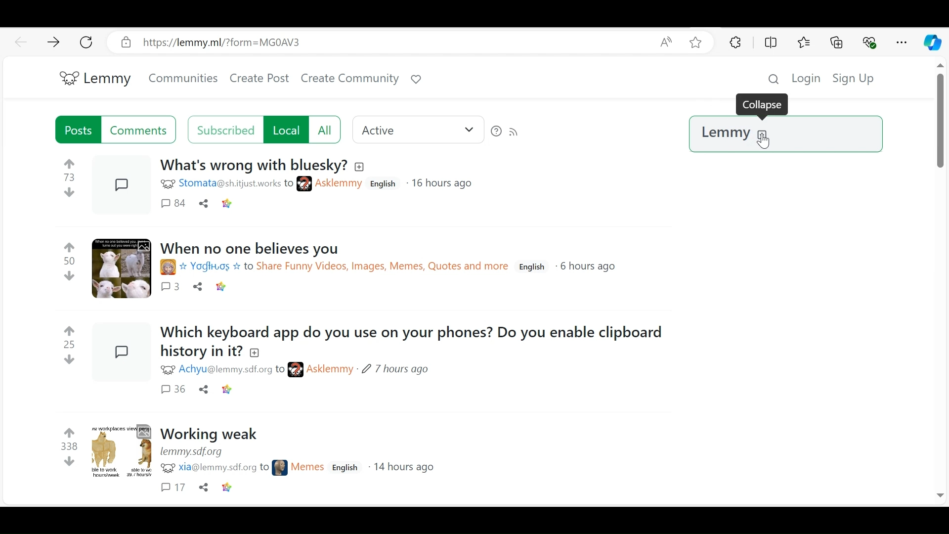  What do you see at coordinates (870, 42) in the screenshot?
I see `Browser essentials` at bounding box center [870, 42].